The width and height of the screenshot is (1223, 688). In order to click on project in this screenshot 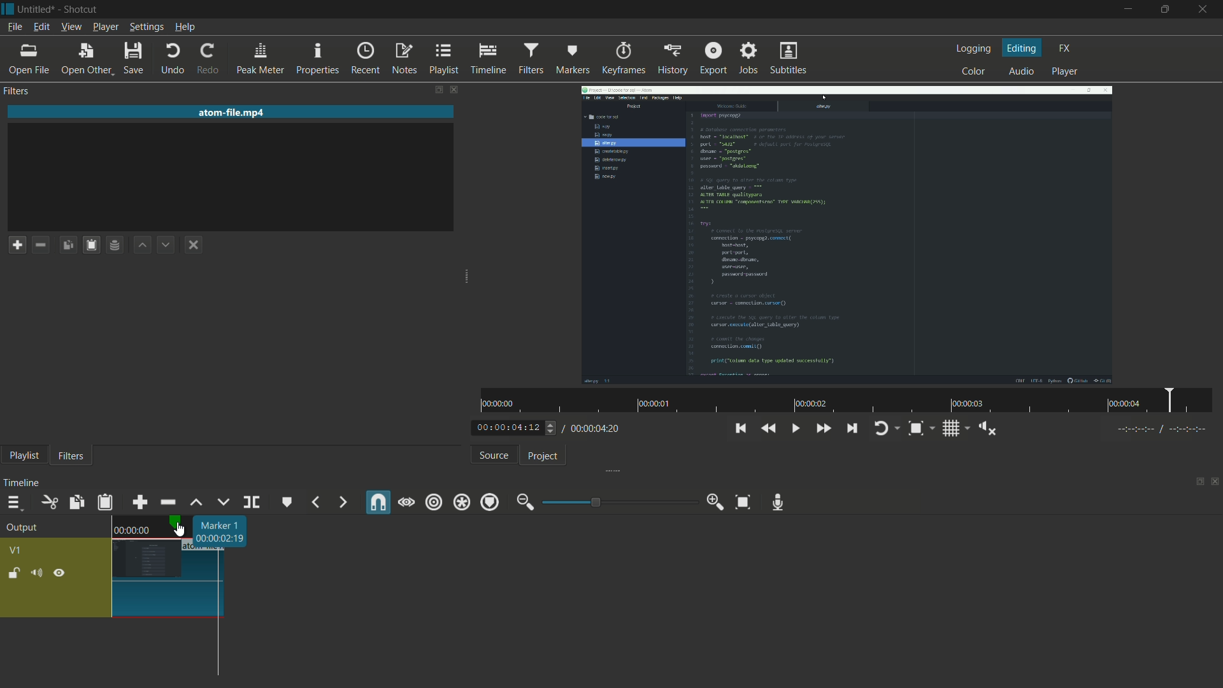, I will do `click(543, 456)`.